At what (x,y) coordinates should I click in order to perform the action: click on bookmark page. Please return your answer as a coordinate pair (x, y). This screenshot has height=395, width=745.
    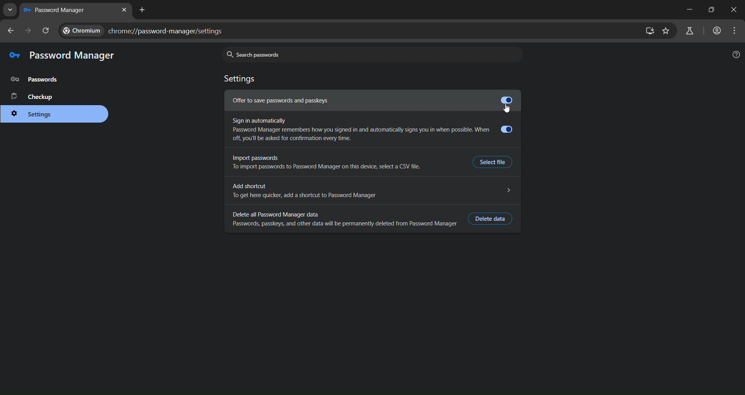
    Looking at the image, I should click on (666, 31).